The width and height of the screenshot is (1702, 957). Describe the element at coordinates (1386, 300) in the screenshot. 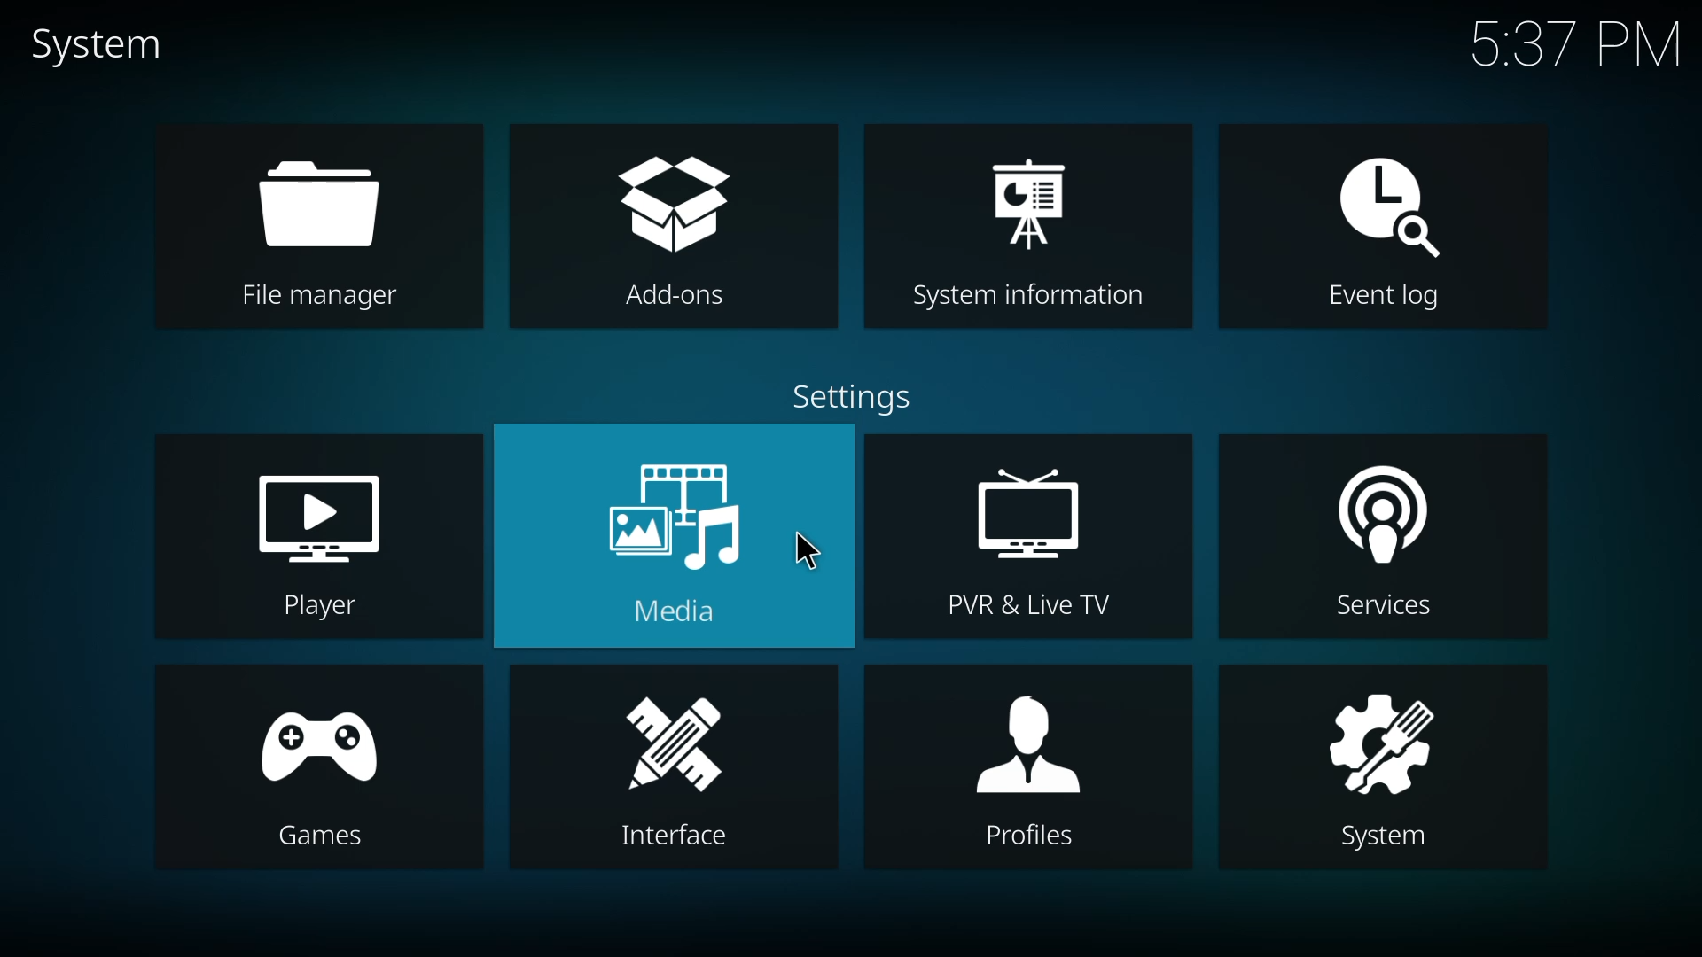

I see `Event log` at that location.